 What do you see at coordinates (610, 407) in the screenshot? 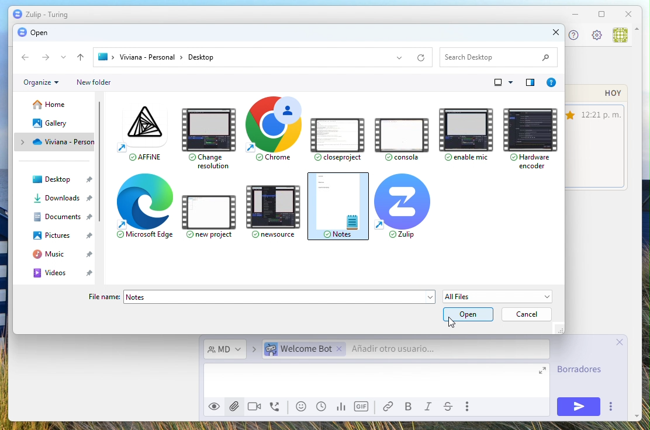
I see `more` at bounding box center [610, 407].